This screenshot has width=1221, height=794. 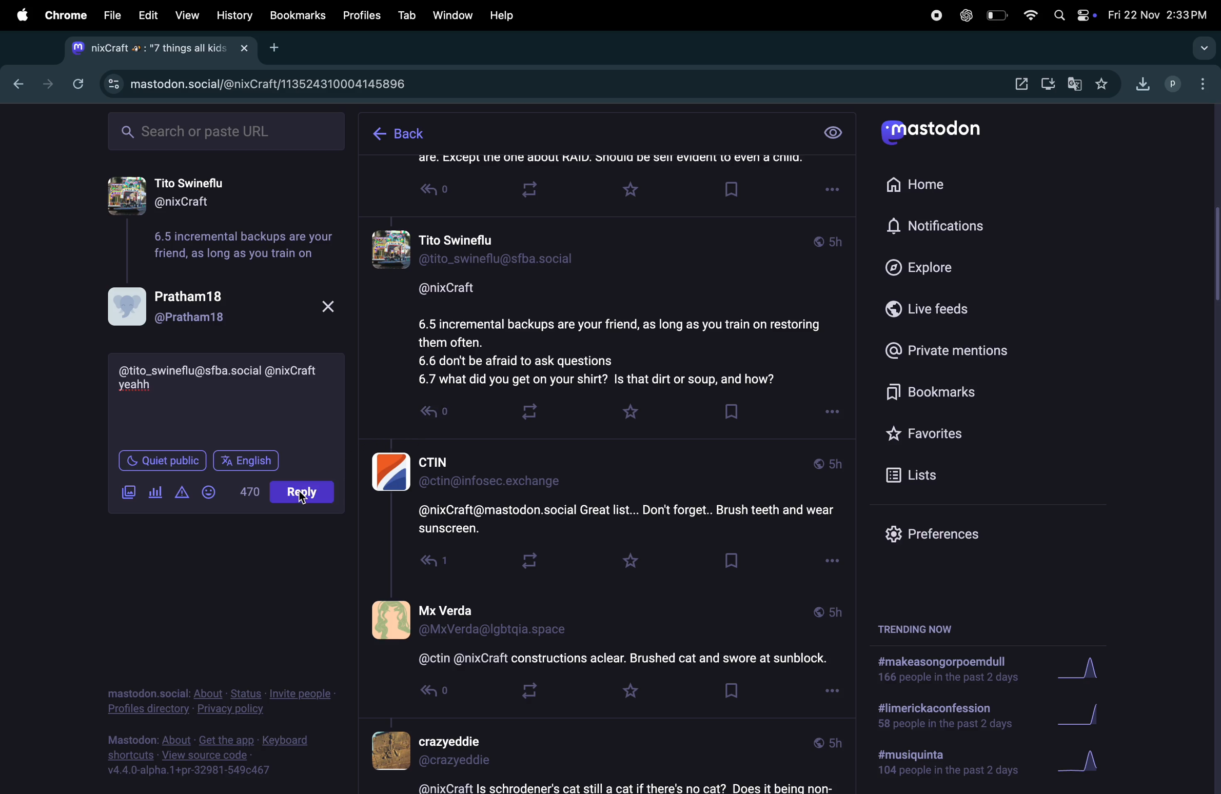 I want to click on prefrences, so click(x=940, y=534).